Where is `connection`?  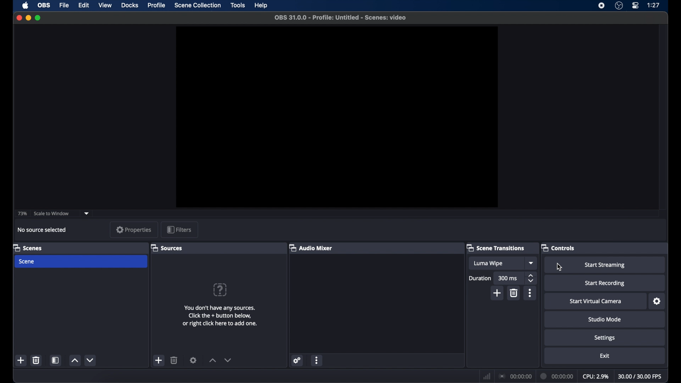 connection is located at coordinates (516, 377).